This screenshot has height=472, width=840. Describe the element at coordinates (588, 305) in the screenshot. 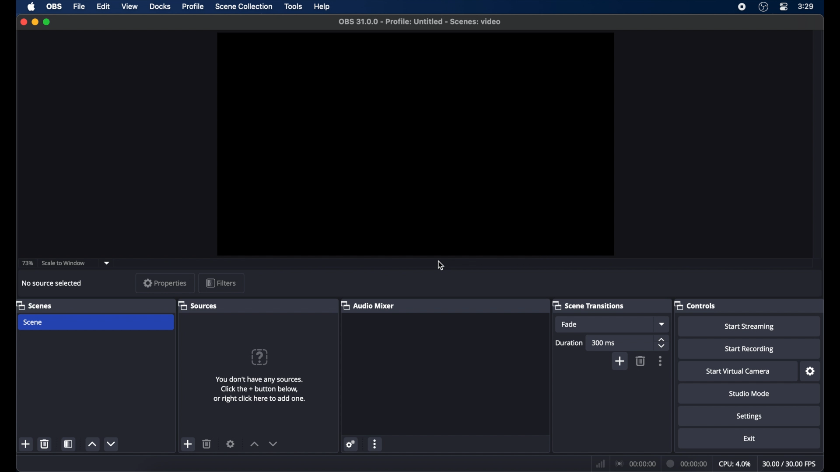

I see `scene transitions` at that location.